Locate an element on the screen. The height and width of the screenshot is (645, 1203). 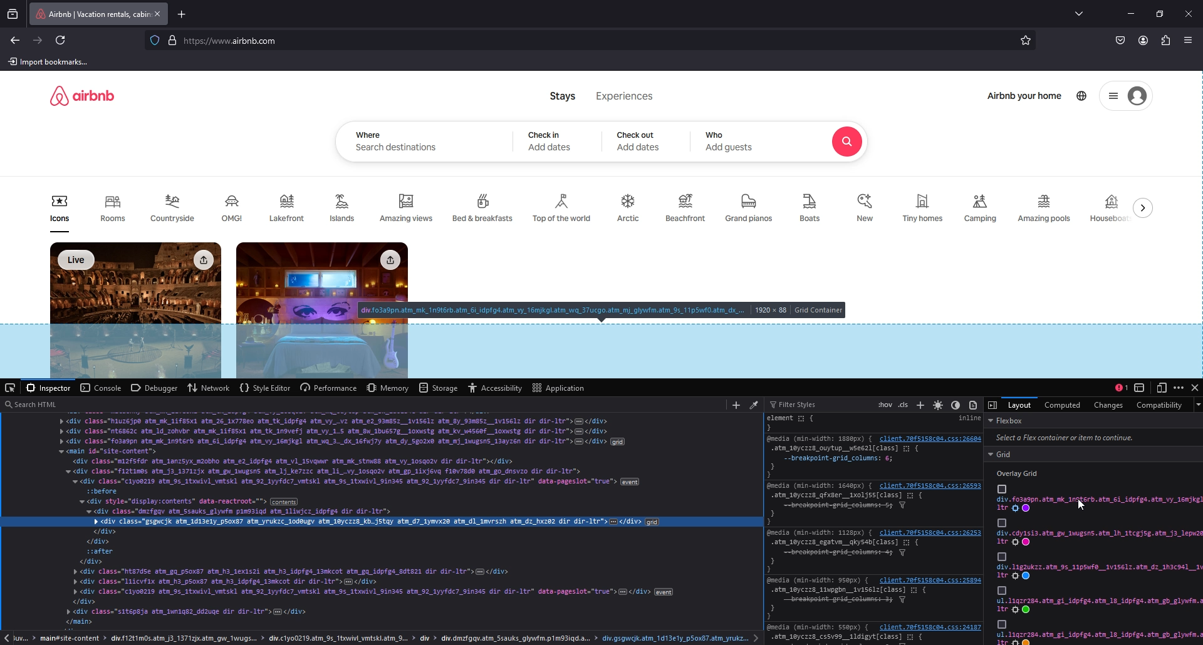
Top of the world is located at coordinates (564, 209).